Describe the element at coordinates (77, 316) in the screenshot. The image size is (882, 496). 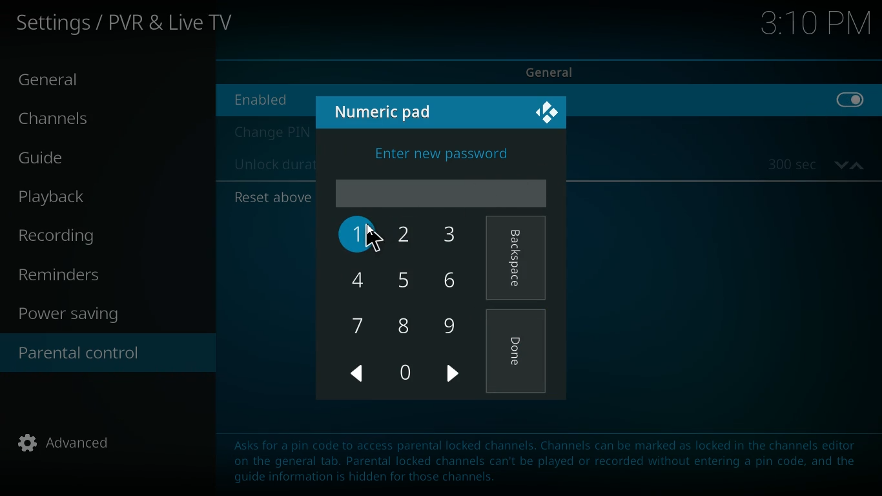
I see `power saving` at that location.